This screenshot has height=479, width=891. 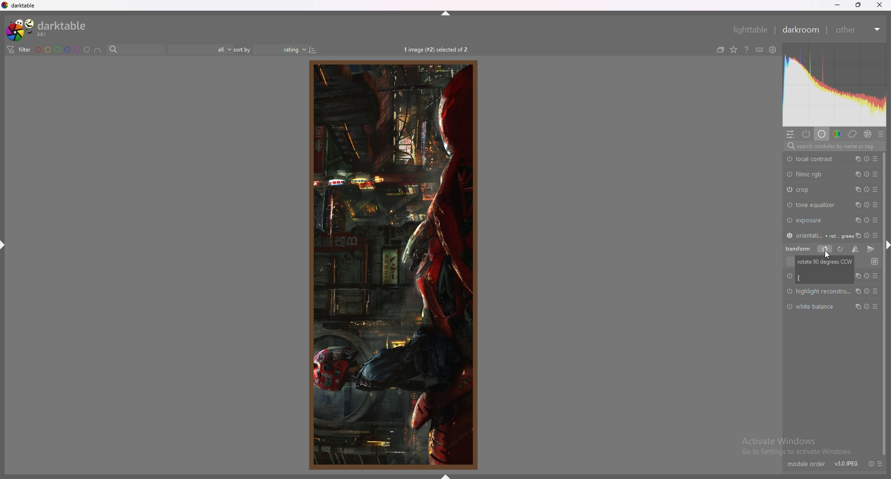 What do you see at coordinates (877, 275) in the screenshot?
I see `` at bounding box center [877, 275].